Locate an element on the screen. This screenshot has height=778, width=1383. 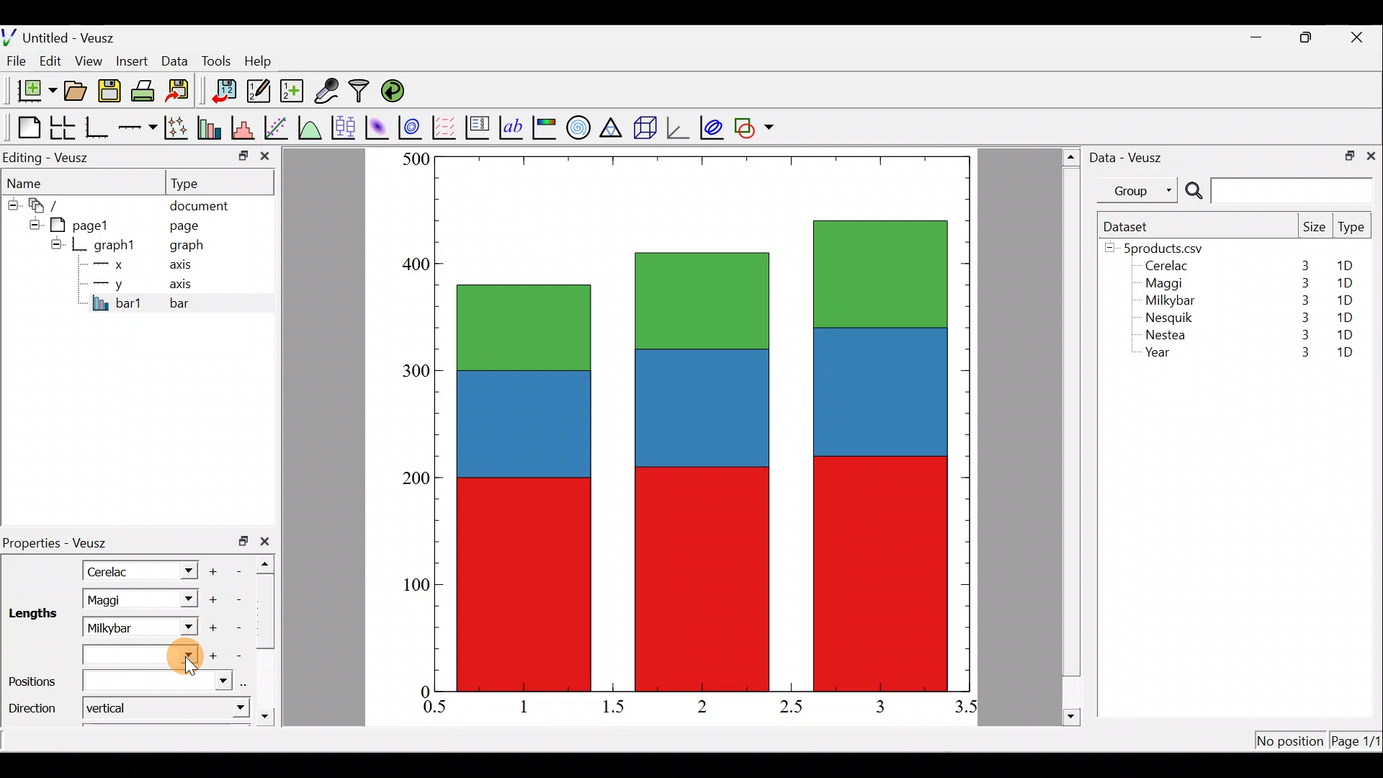
Milkybar is located at coordinates (122, 627).